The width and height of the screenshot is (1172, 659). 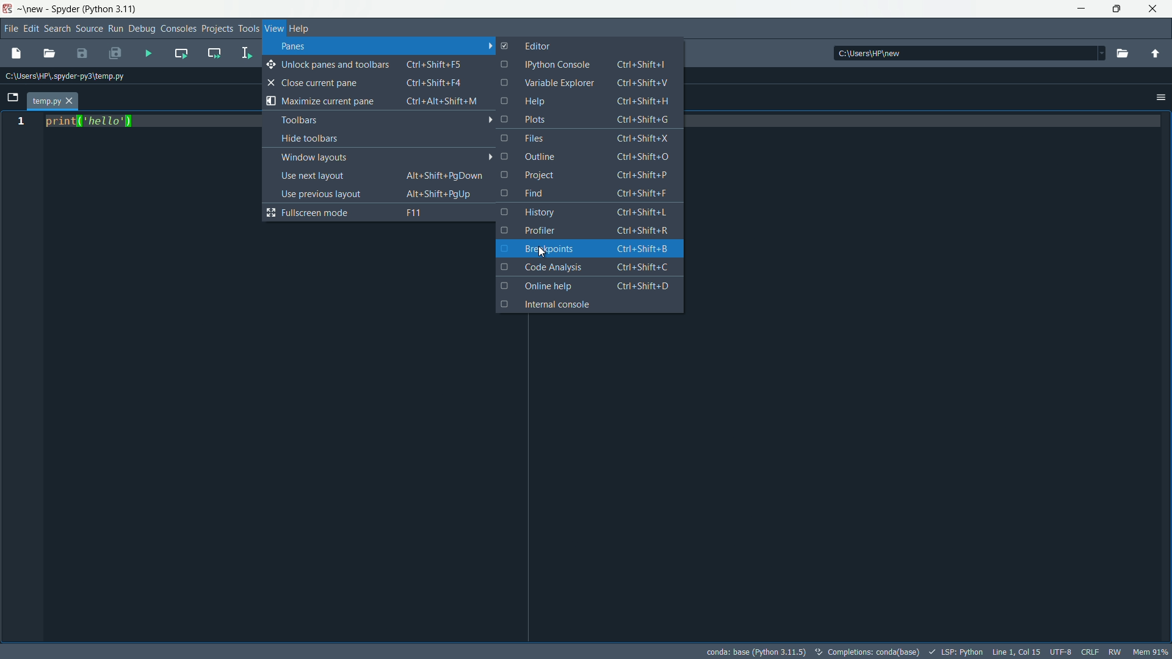 What do you see at coordinates (16, 54) in the screenshot?
I see `new file` at bounding box center [16, 54].